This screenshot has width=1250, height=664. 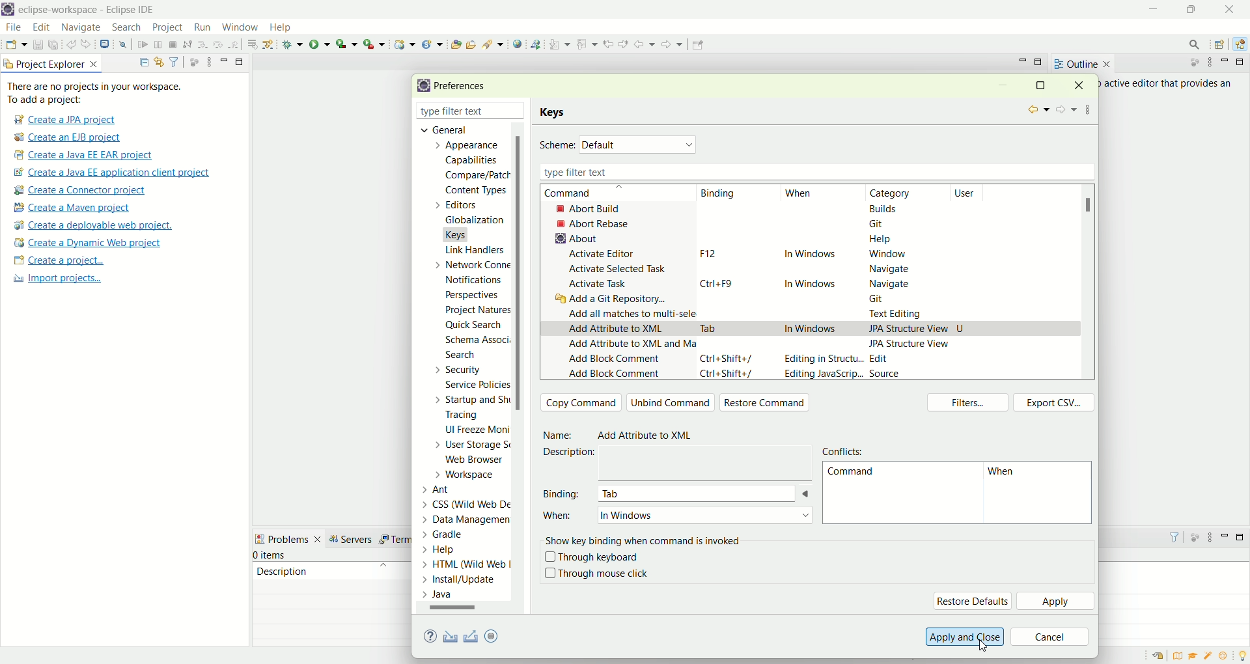 I want to click on create a JPA project, so click(x=63, y=120).